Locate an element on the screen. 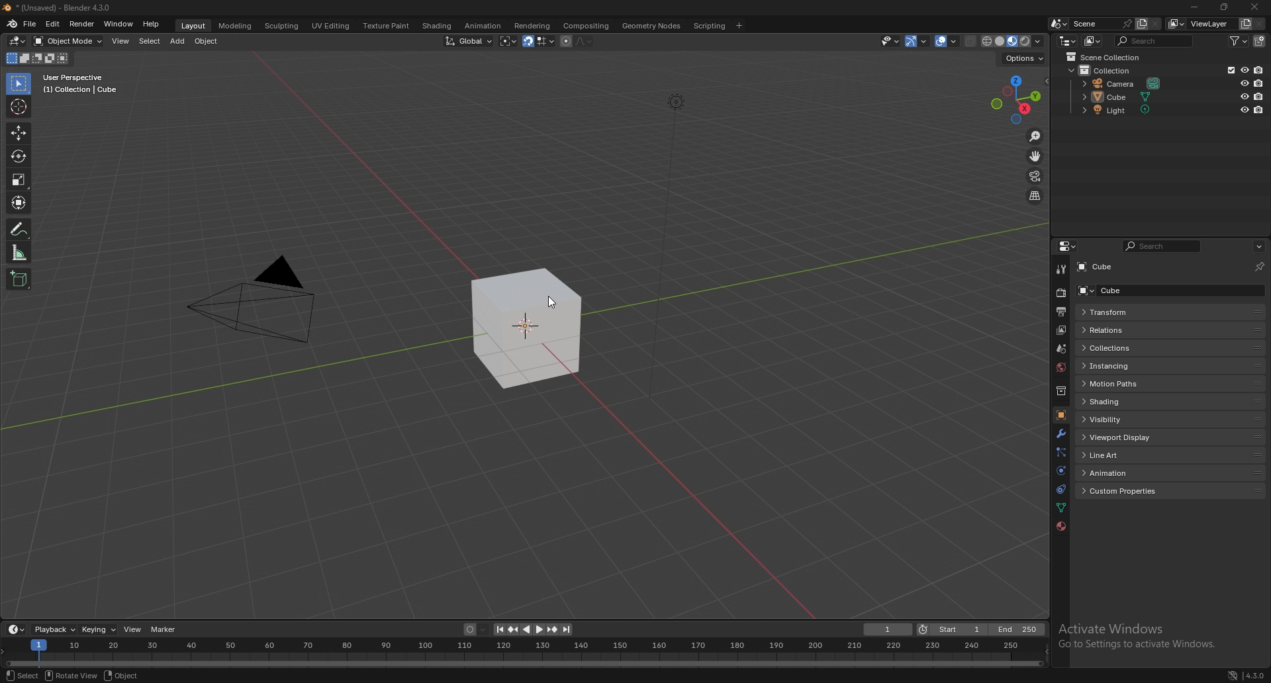   is located at coordinates (674, 255).